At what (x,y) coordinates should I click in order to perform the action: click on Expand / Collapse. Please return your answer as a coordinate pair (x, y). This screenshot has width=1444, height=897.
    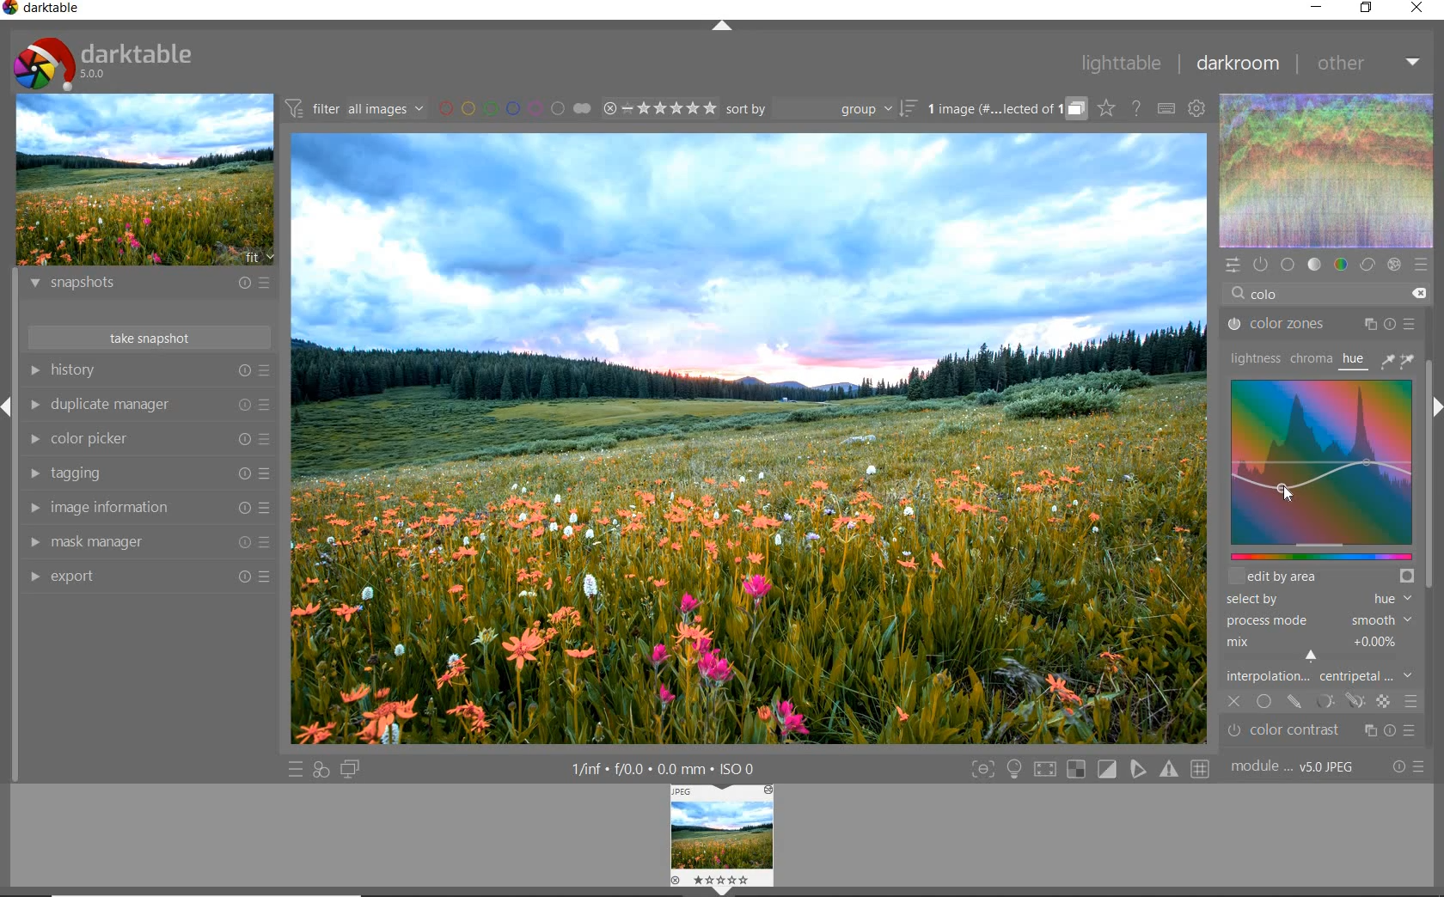
    Looking at the image, I should click on (9, 406).